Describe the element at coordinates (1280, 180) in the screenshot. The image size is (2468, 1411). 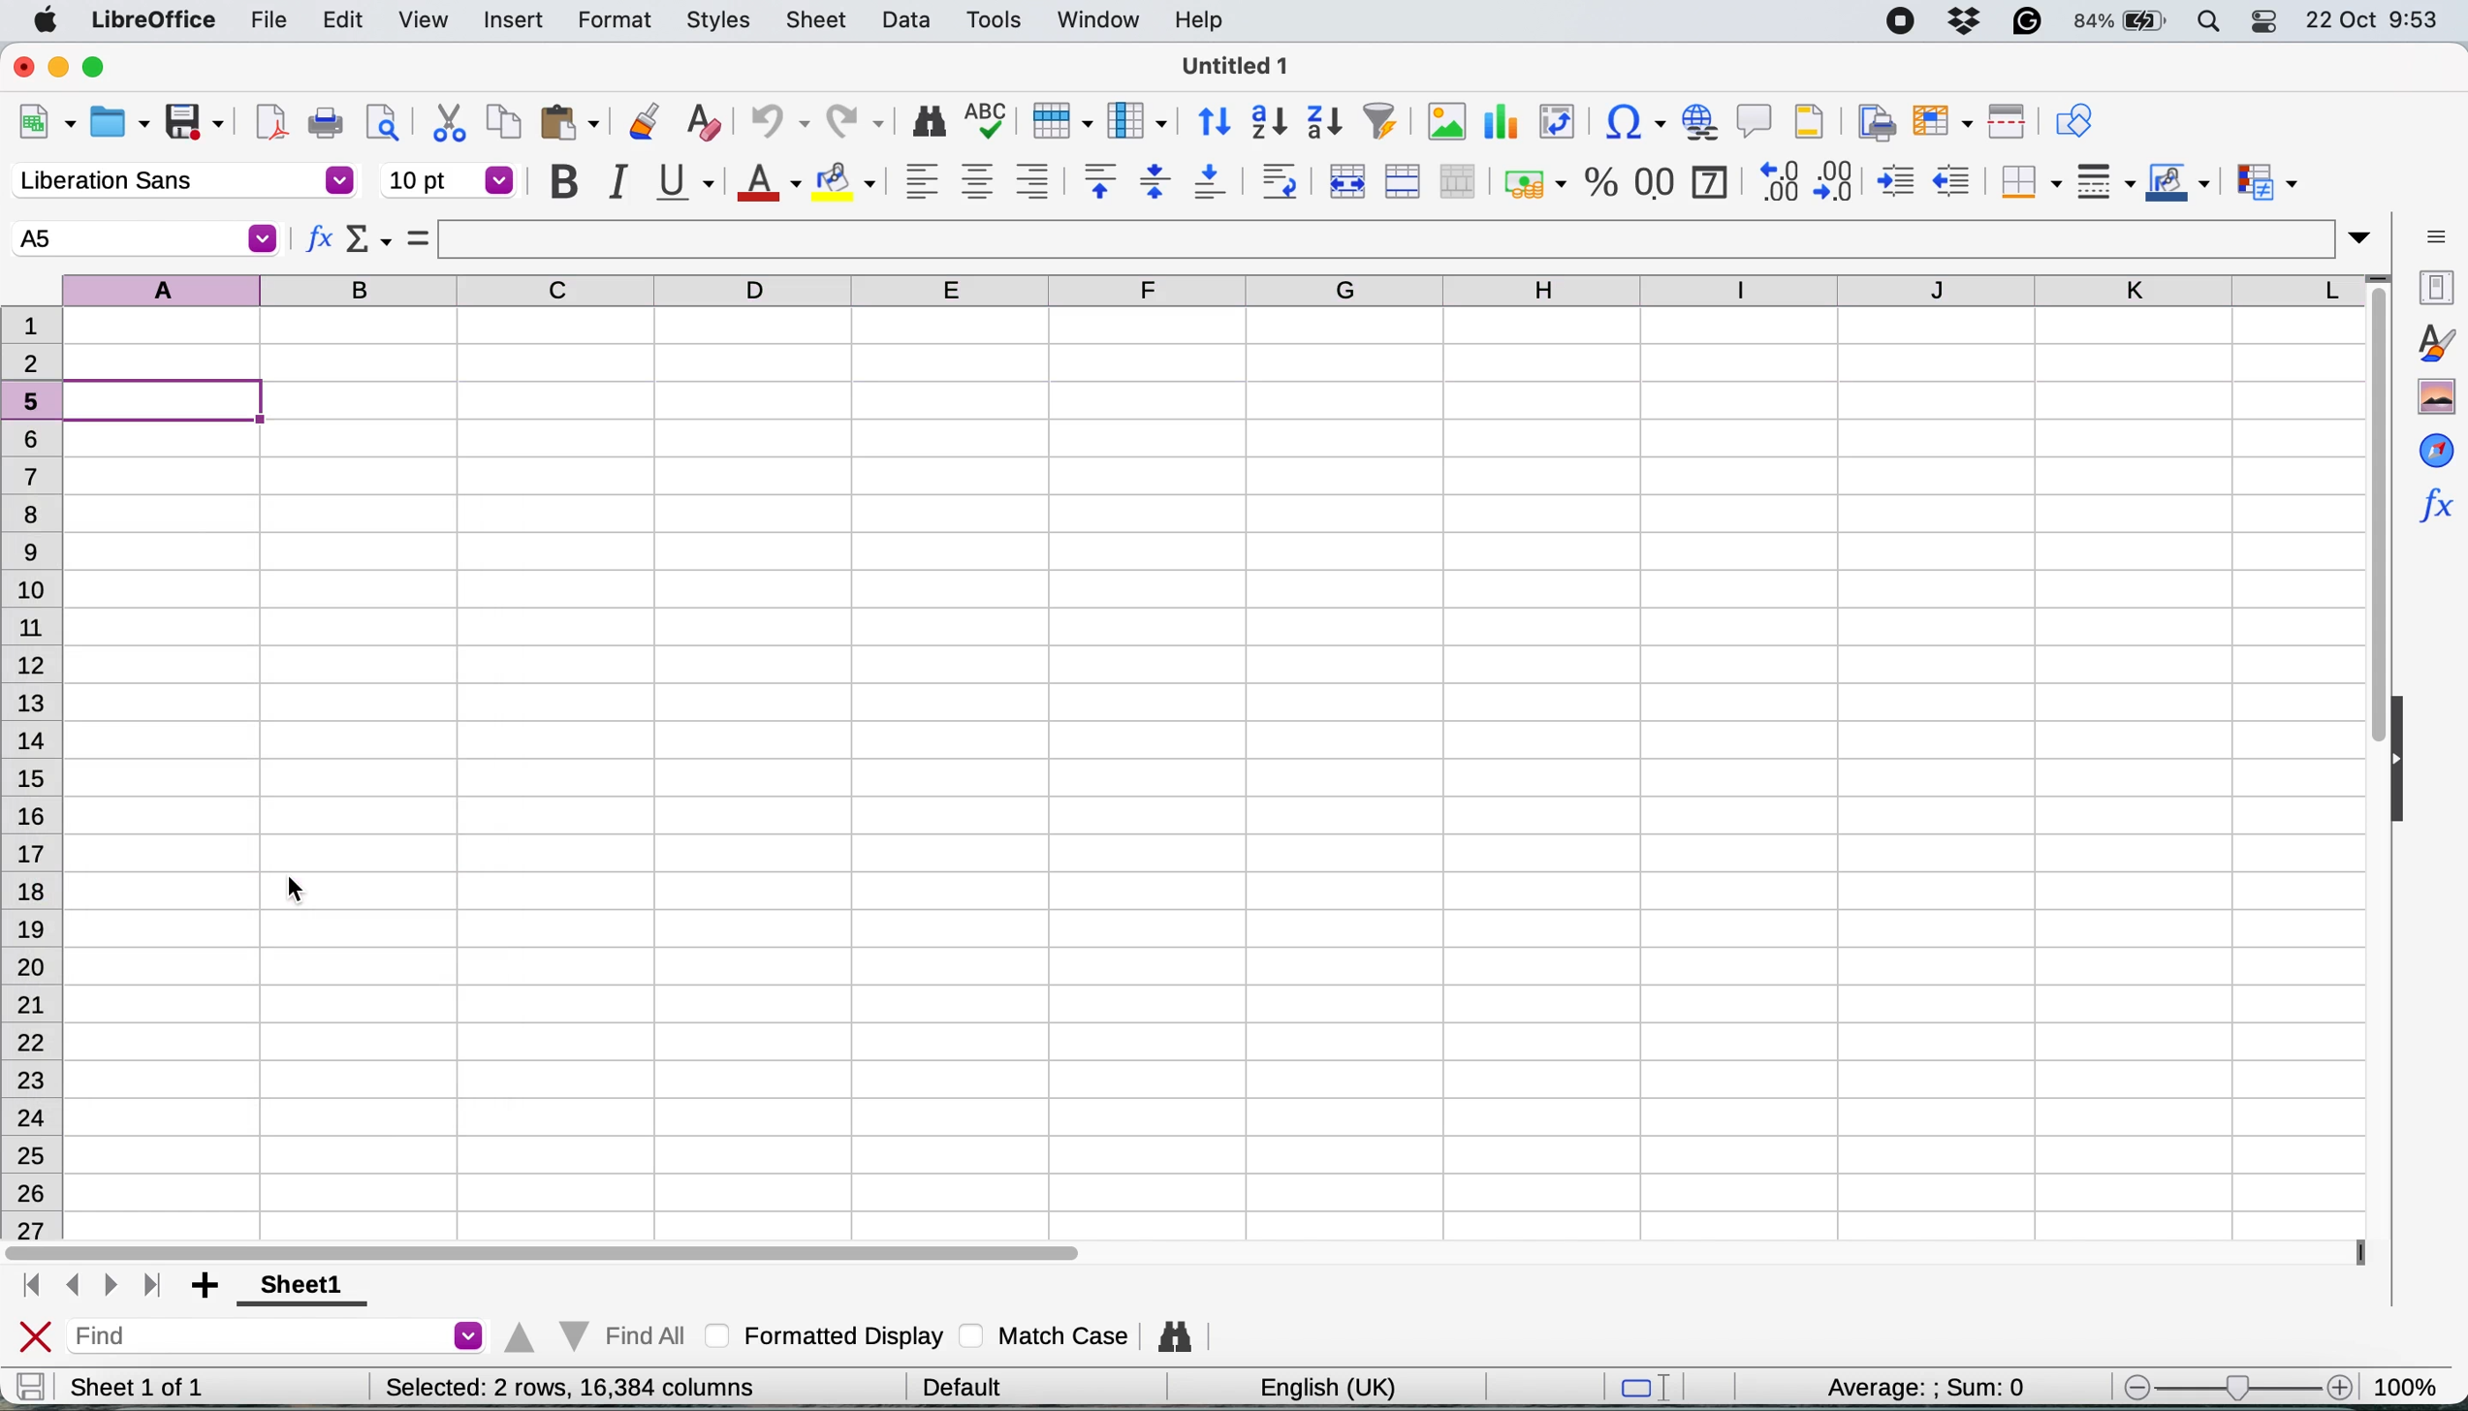
I see `wrap text` at that location.